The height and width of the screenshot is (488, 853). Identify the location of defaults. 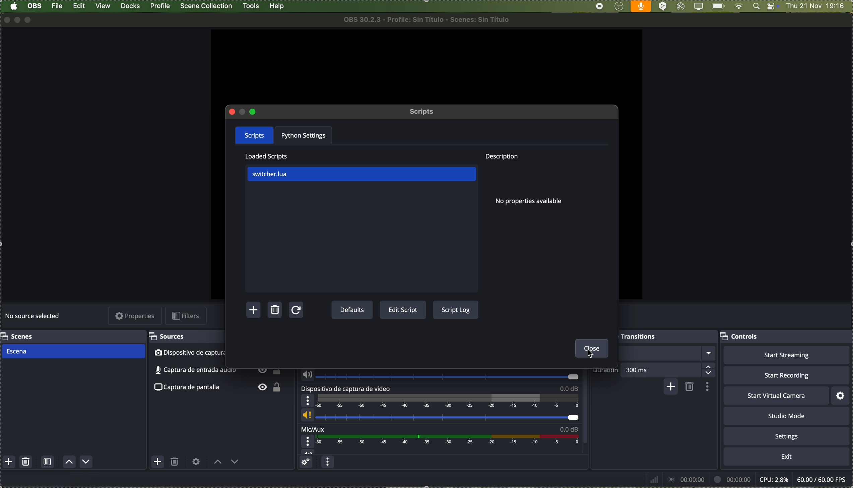
(352, 310).